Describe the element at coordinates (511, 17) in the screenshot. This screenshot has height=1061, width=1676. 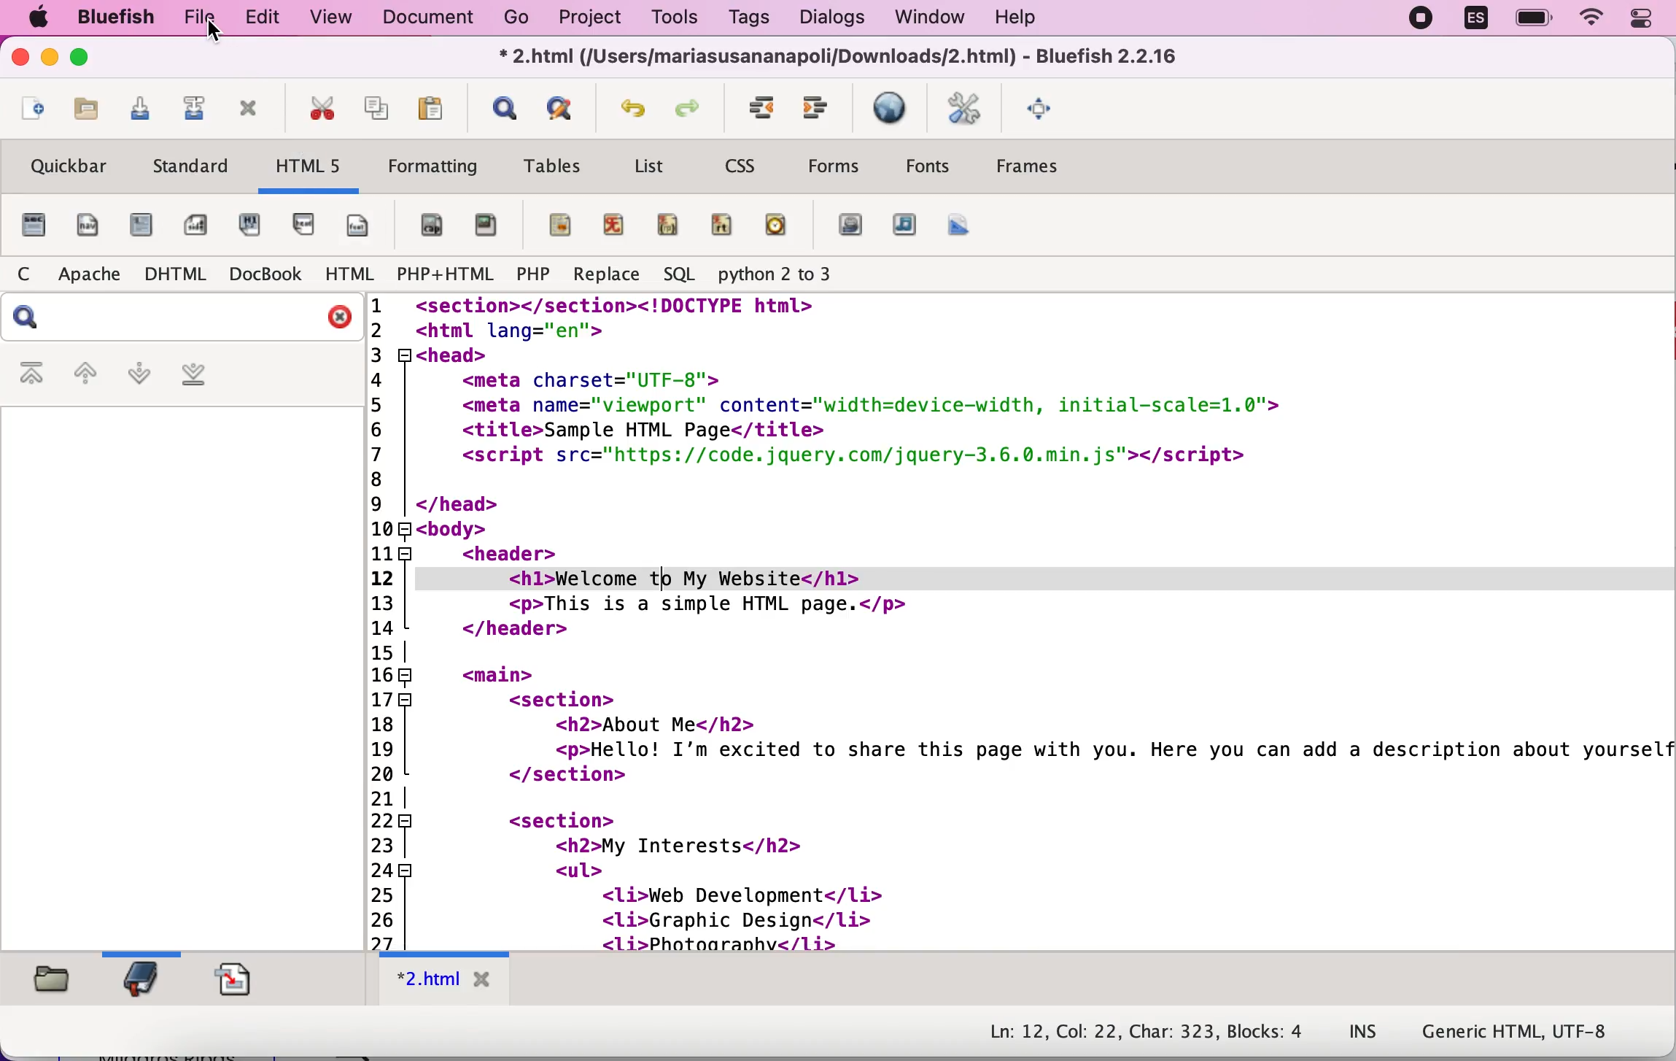
I see `go` at that location.